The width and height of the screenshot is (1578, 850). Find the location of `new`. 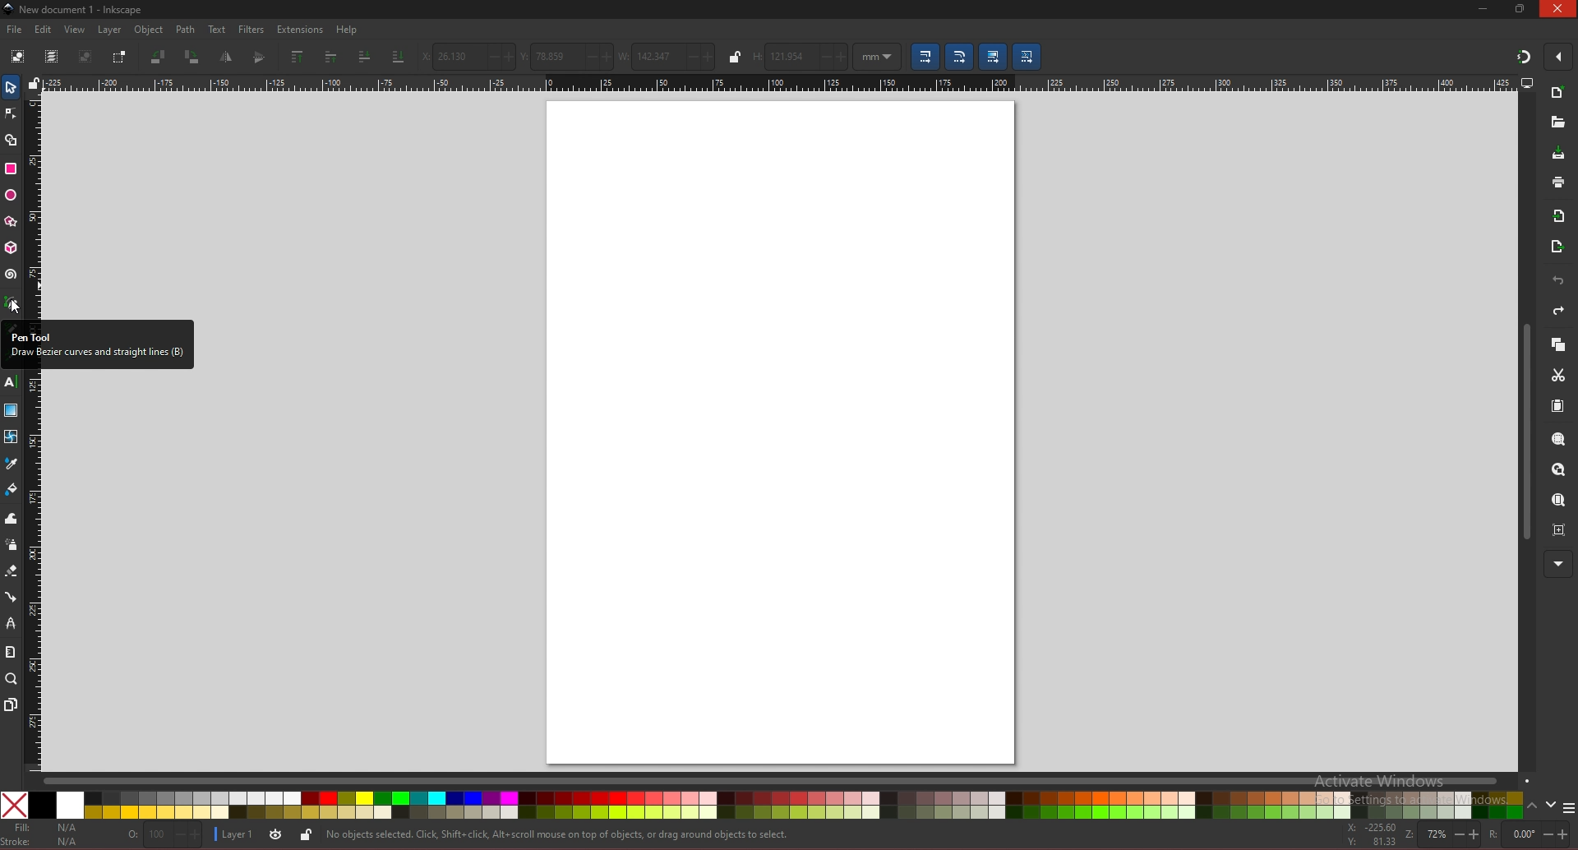

new is located at coordinates (1557, 122).